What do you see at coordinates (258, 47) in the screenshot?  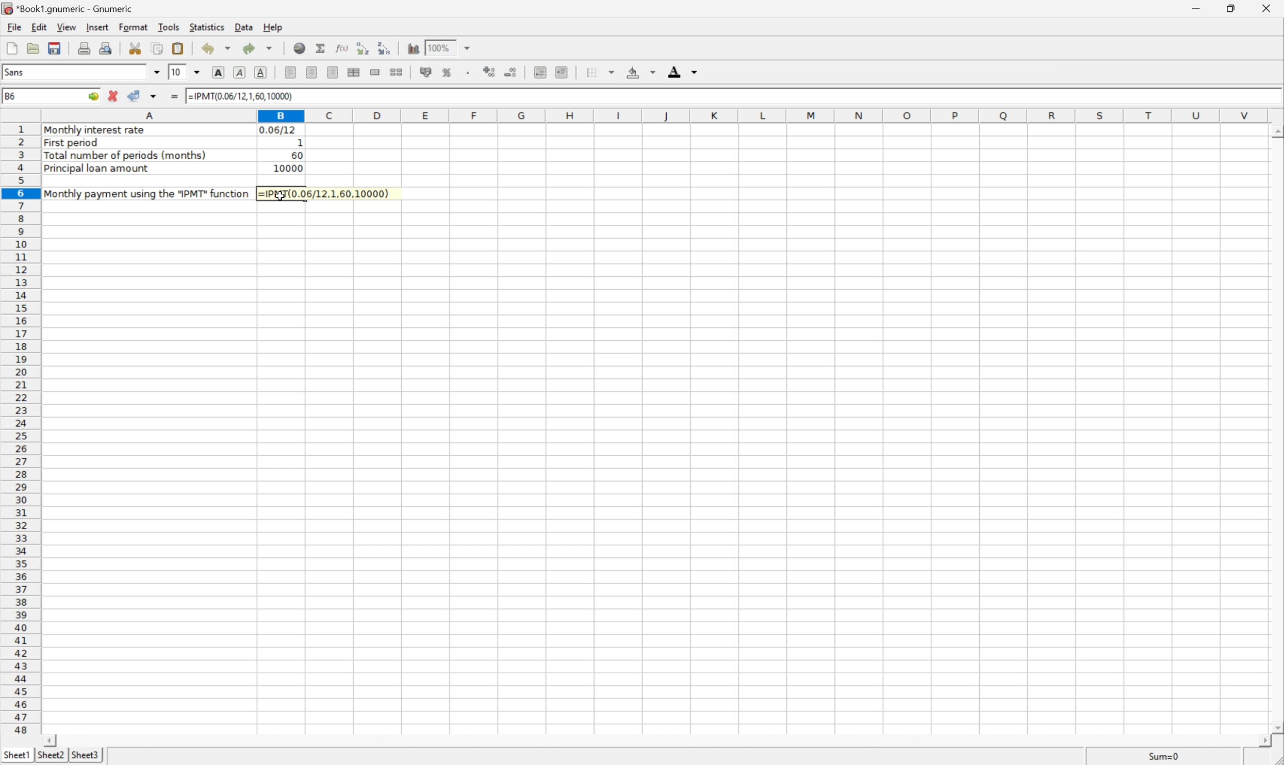 I see `Redo` at bounding box center [258, 47].